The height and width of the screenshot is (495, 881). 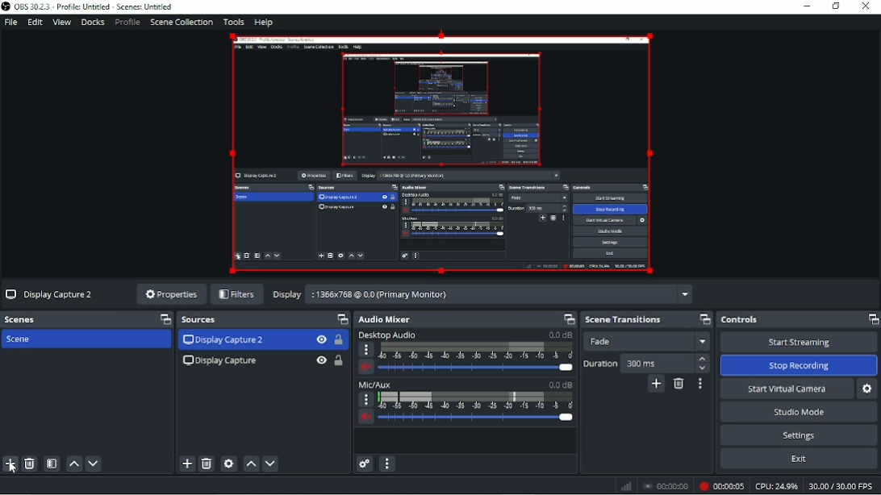 I want to click on Maximize, so click(x=872, y=322).